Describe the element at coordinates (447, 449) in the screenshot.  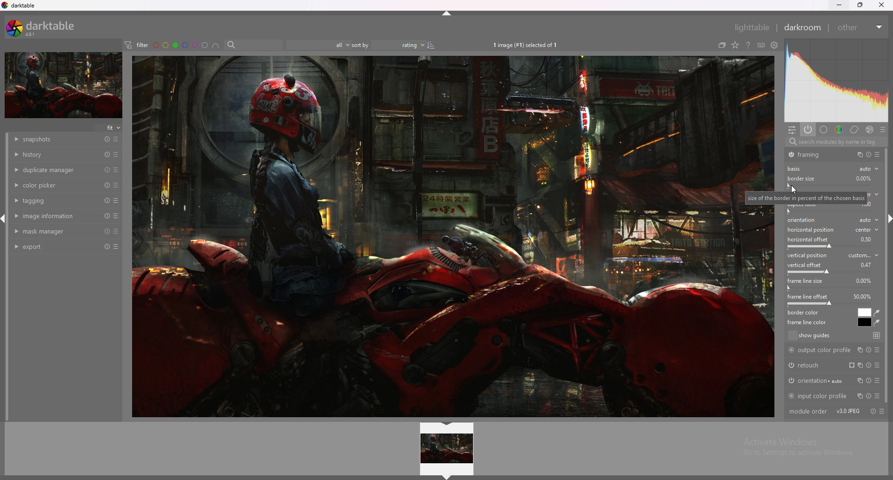
I see `image preview` at that location.